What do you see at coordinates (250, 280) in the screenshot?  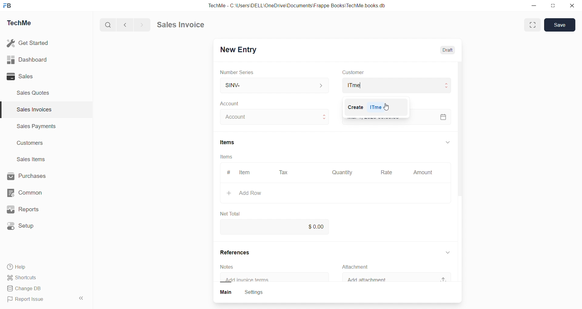 I see `__Add invoice terms` at bounding box center [250, 280].